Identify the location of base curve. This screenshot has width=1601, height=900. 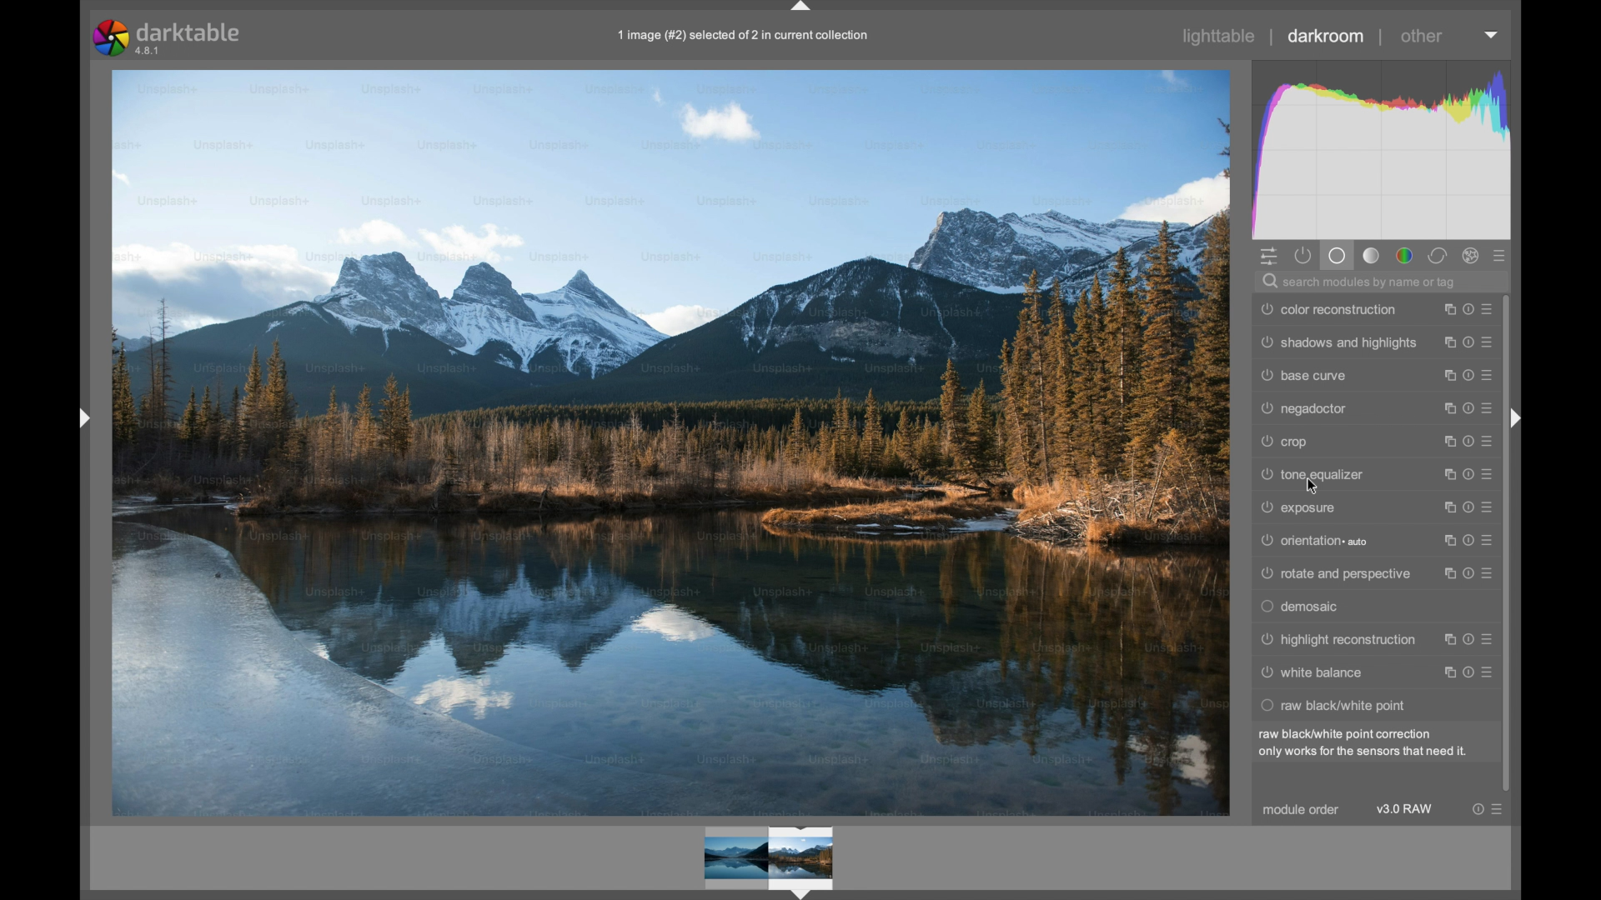
(1304, 375).